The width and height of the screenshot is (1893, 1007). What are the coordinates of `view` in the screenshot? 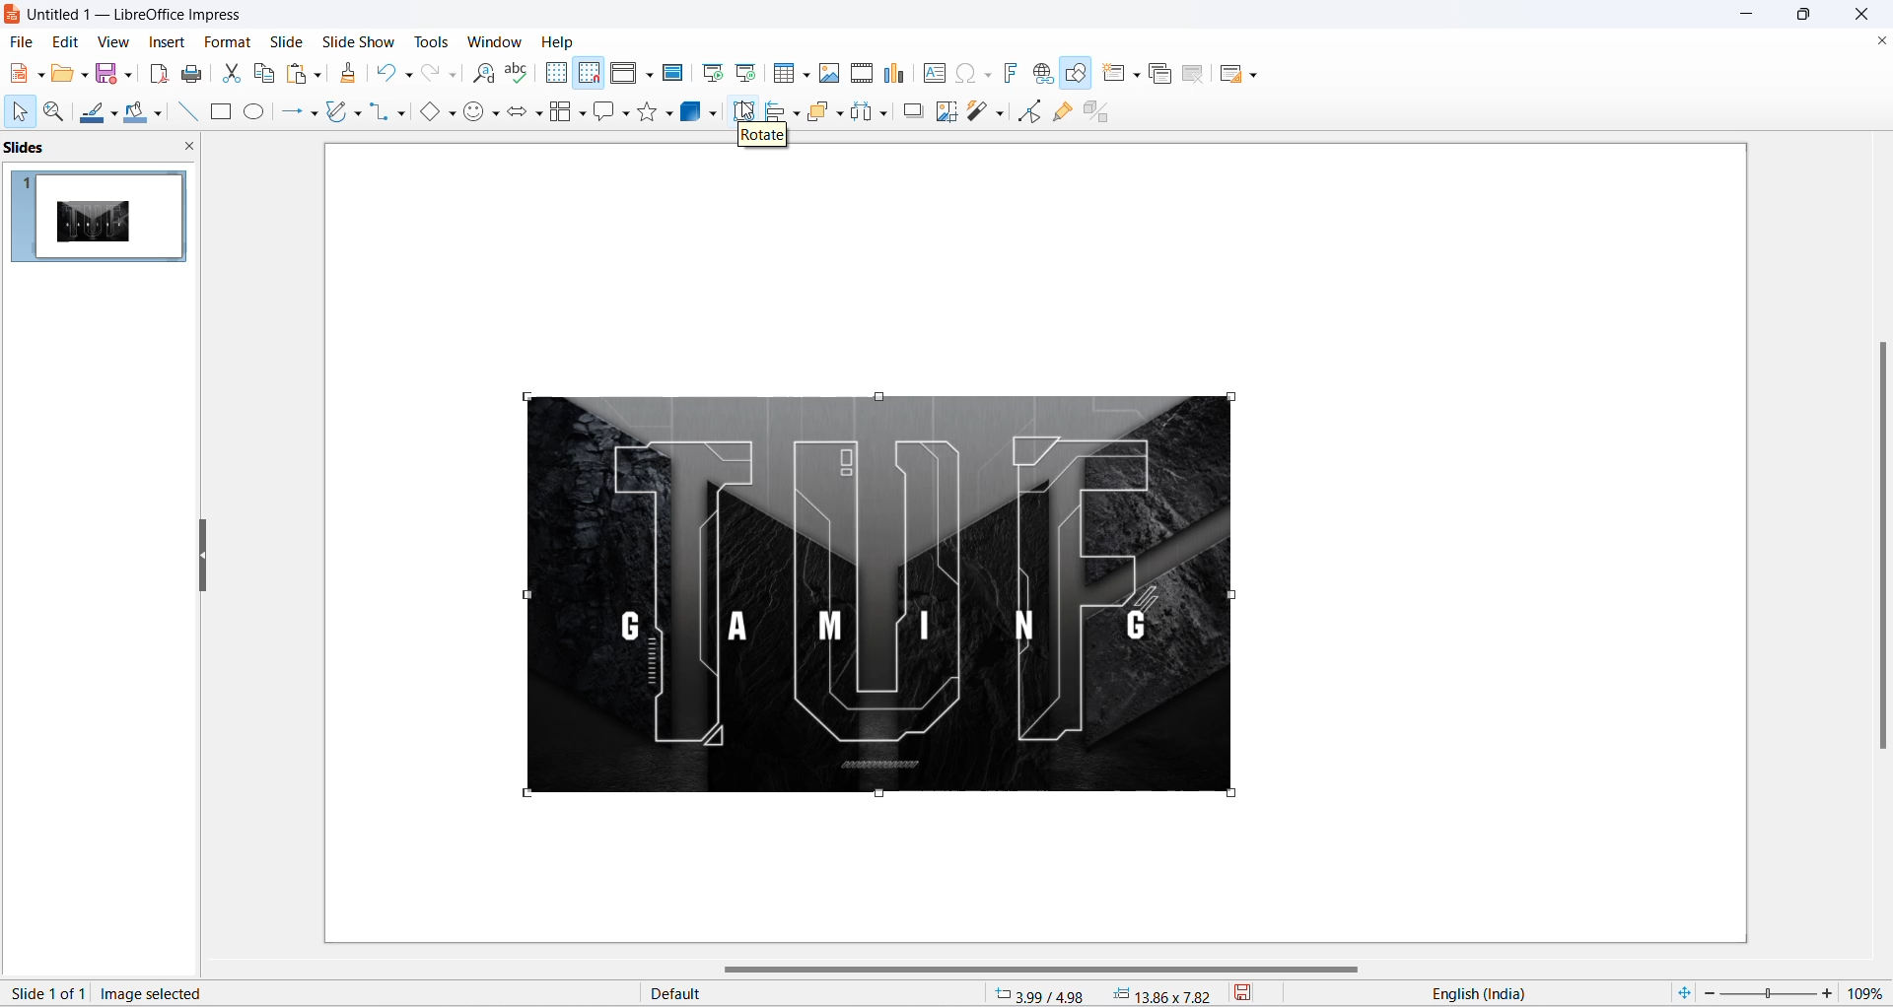 It's located at (111, 41).